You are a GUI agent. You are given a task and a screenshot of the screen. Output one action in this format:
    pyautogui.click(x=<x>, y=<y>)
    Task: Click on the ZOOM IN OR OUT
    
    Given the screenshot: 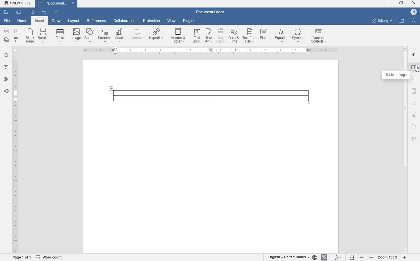 What is the action you would take?
    pyautogui.click(x=388, y=257)
    